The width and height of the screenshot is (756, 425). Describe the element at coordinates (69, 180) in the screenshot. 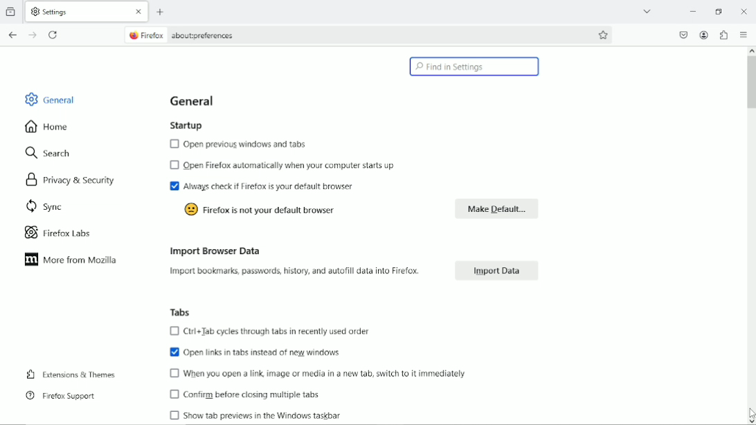

I see `Privacy & Security` at that location.